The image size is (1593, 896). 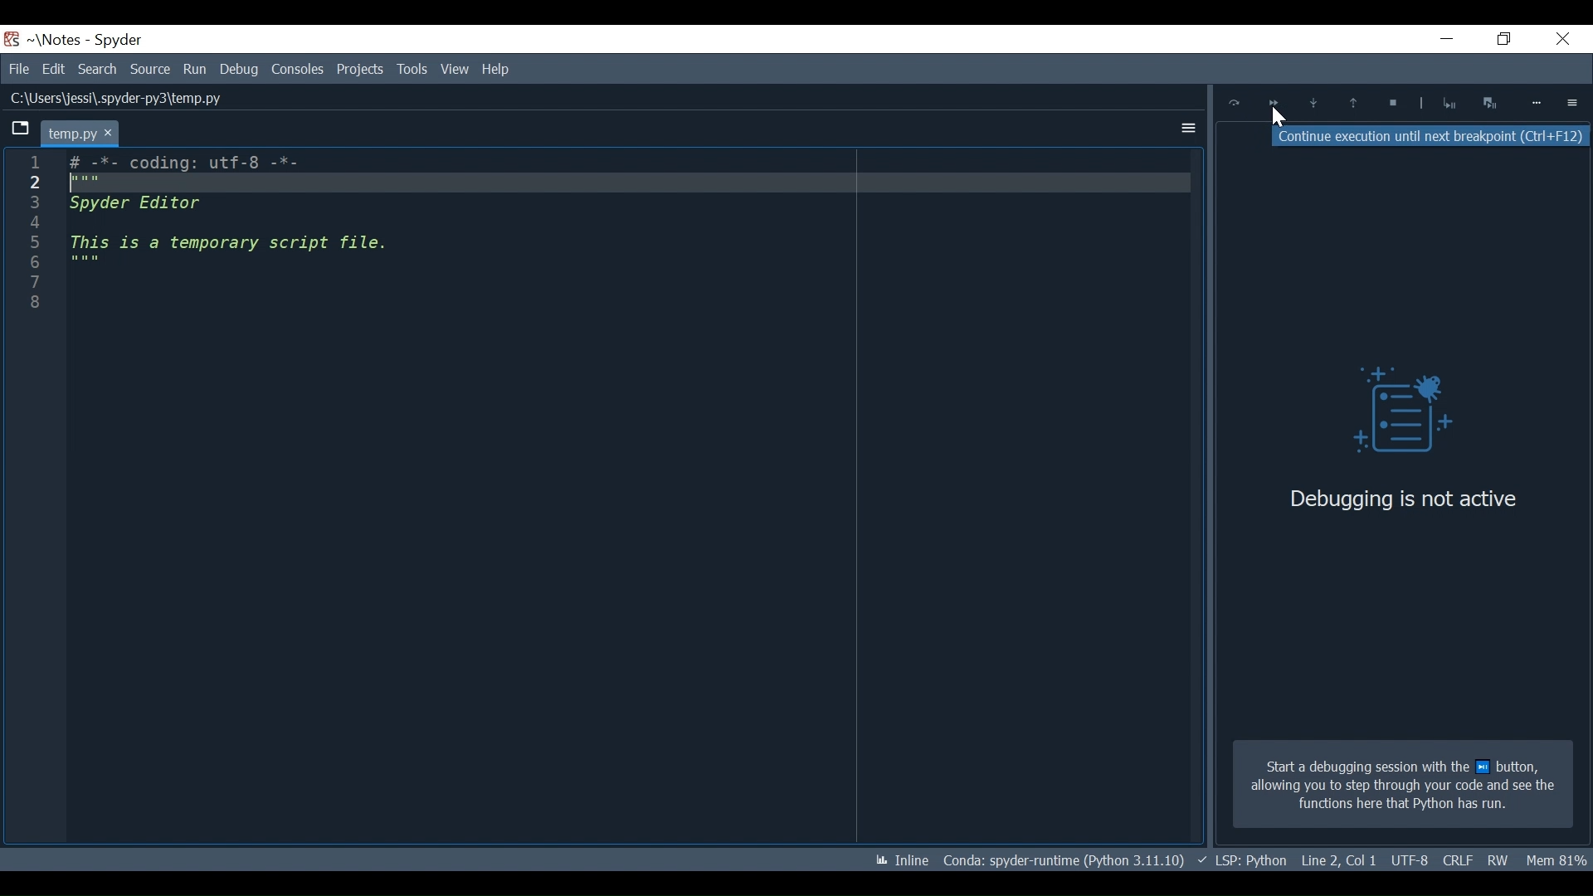 What do you see at coordinates (1457, 861) in the screenshot?
I see `File Encoding` at bounding box center [1457, 861].